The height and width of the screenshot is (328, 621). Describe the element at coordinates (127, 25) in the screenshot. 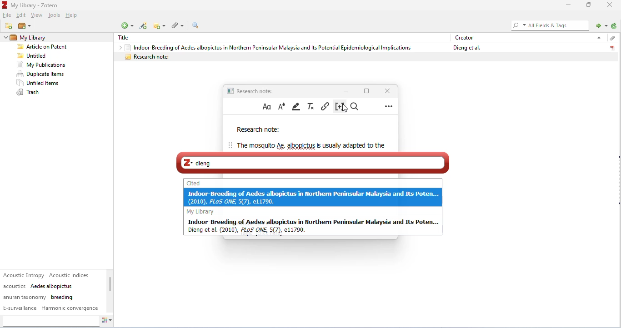

I see `new item` at that location.